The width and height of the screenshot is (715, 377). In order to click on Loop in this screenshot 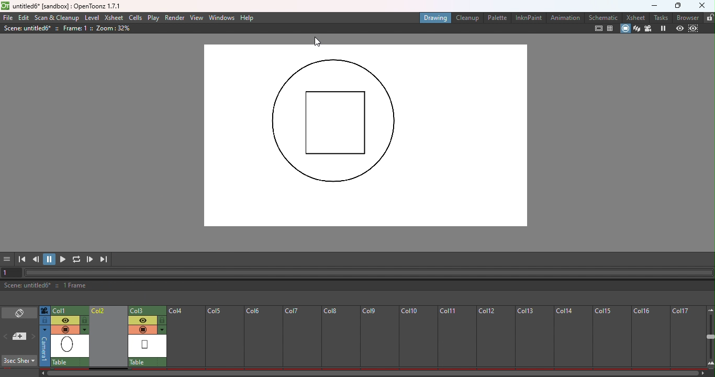, I will do `click(76, 259)`.